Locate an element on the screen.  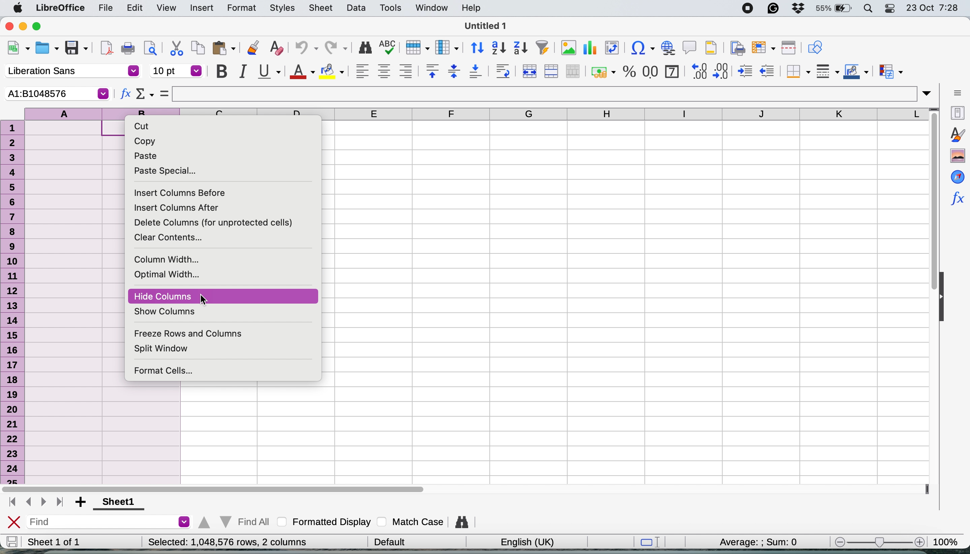
dropbox is located at coordinates (797, 9).